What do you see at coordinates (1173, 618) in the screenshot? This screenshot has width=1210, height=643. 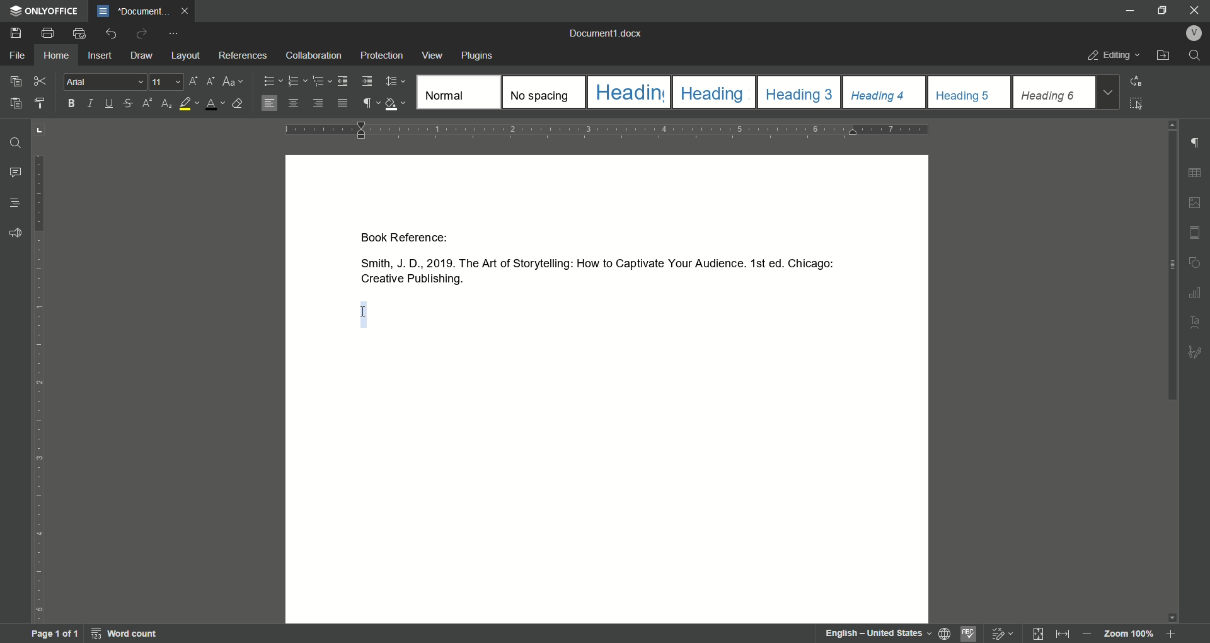 I see `roll down` at bounding box center [1173, 618].